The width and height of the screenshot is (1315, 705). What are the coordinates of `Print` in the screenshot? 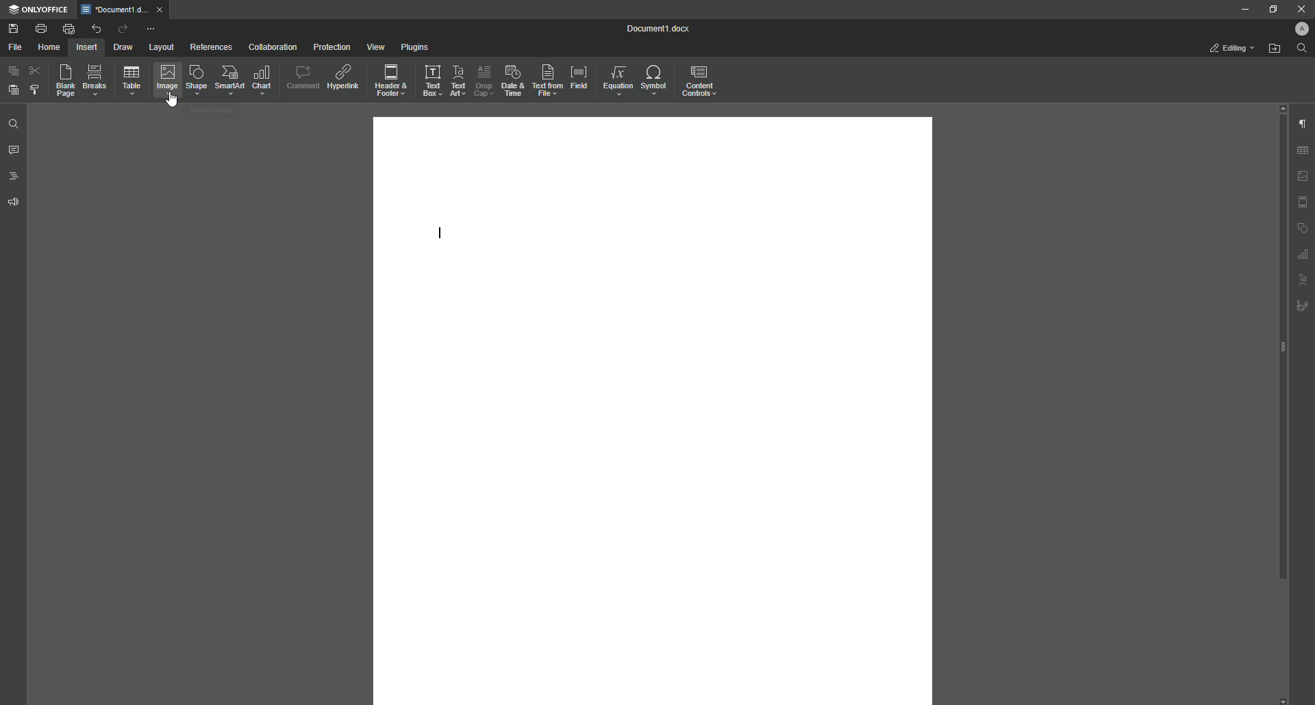 It's located at (41, 28).